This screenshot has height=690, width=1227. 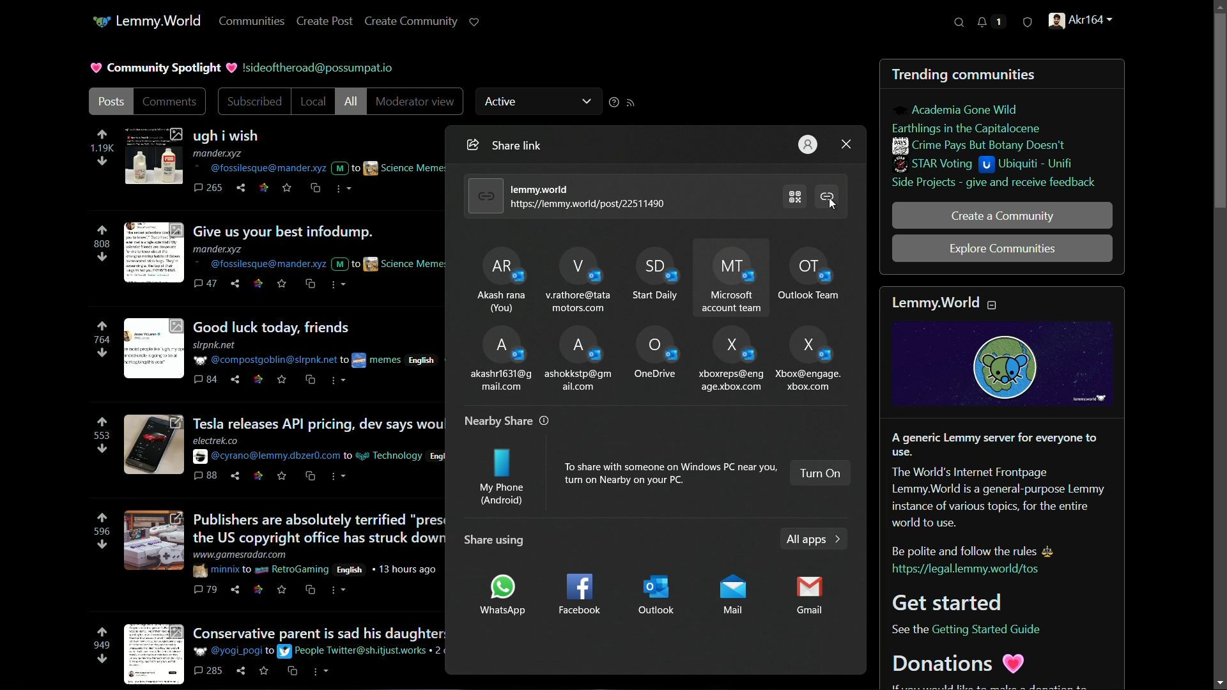 I want to click on M to, so click(x=345, y=165).